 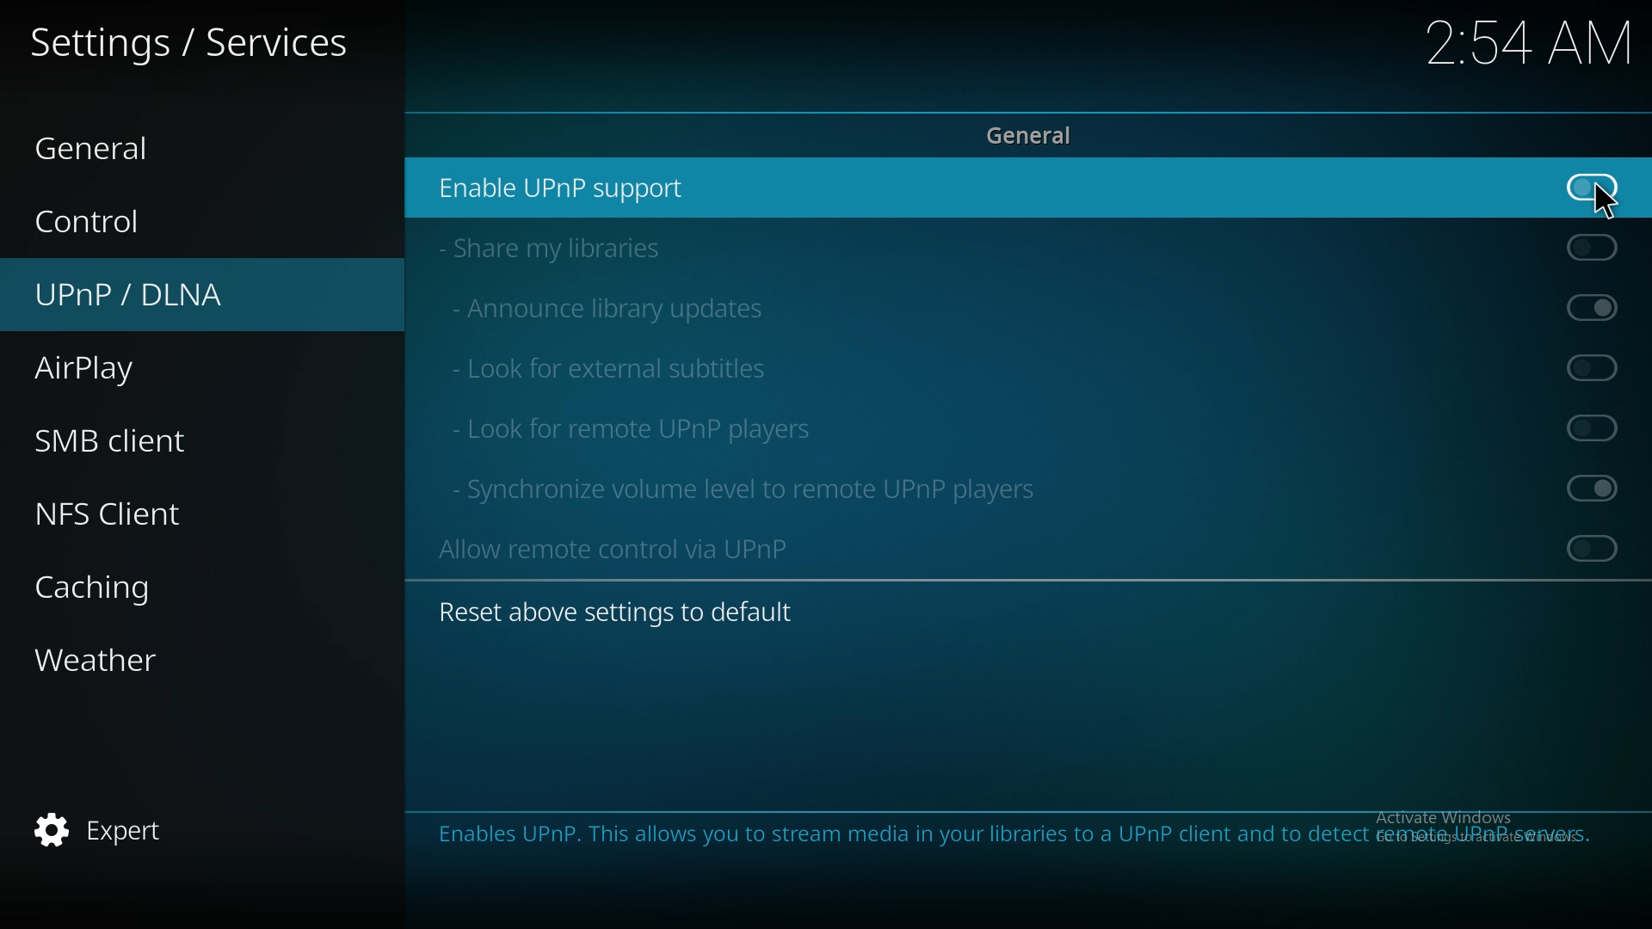 What do you see at coordinates (632, 365) in the screenshot?
I see `look for external subtitles` at bounding box center [632, 365].